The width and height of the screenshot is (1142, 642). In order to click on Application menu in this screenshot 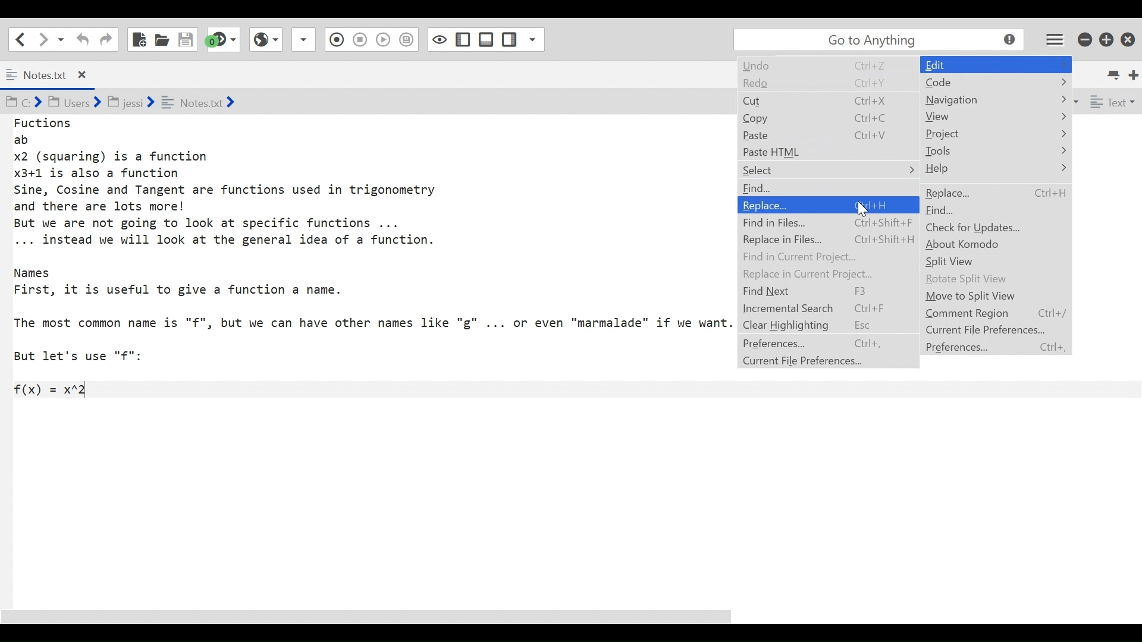, I will do `click(1056, 39)`.